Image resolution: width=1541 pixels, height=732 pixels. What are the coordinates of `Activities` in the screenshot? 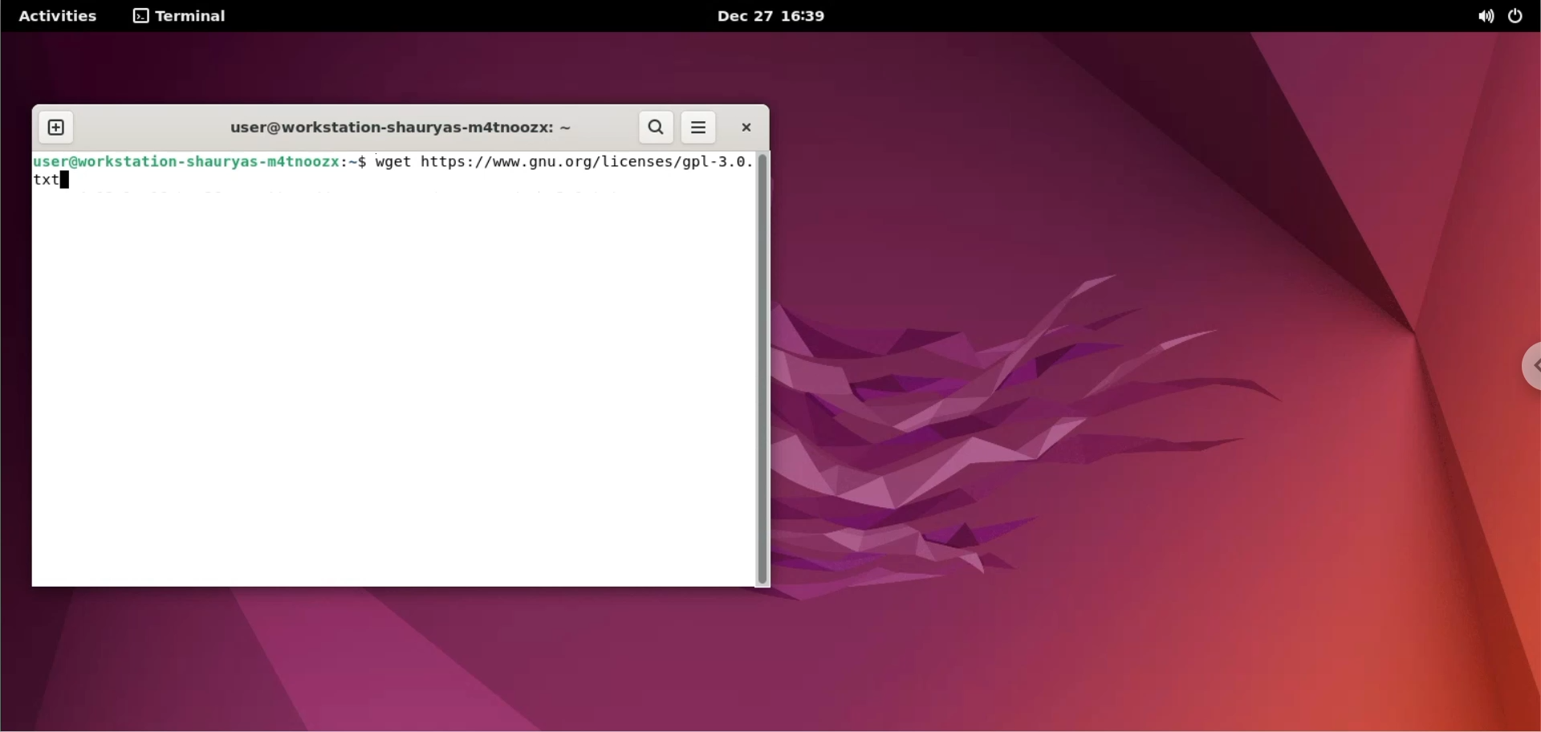 It's located at (63, 15).